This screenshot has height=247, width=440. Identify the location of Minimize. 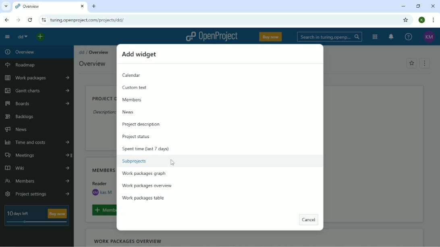
(403, 7).